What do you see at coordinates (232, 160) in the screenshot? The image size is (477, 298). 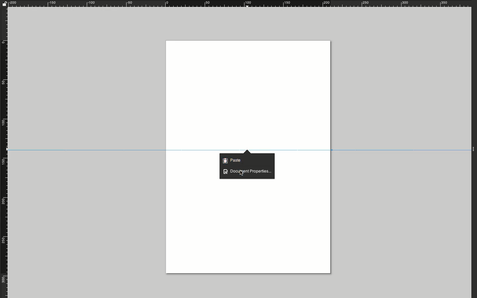 I see `Paste` at bounding box center [232, 160].